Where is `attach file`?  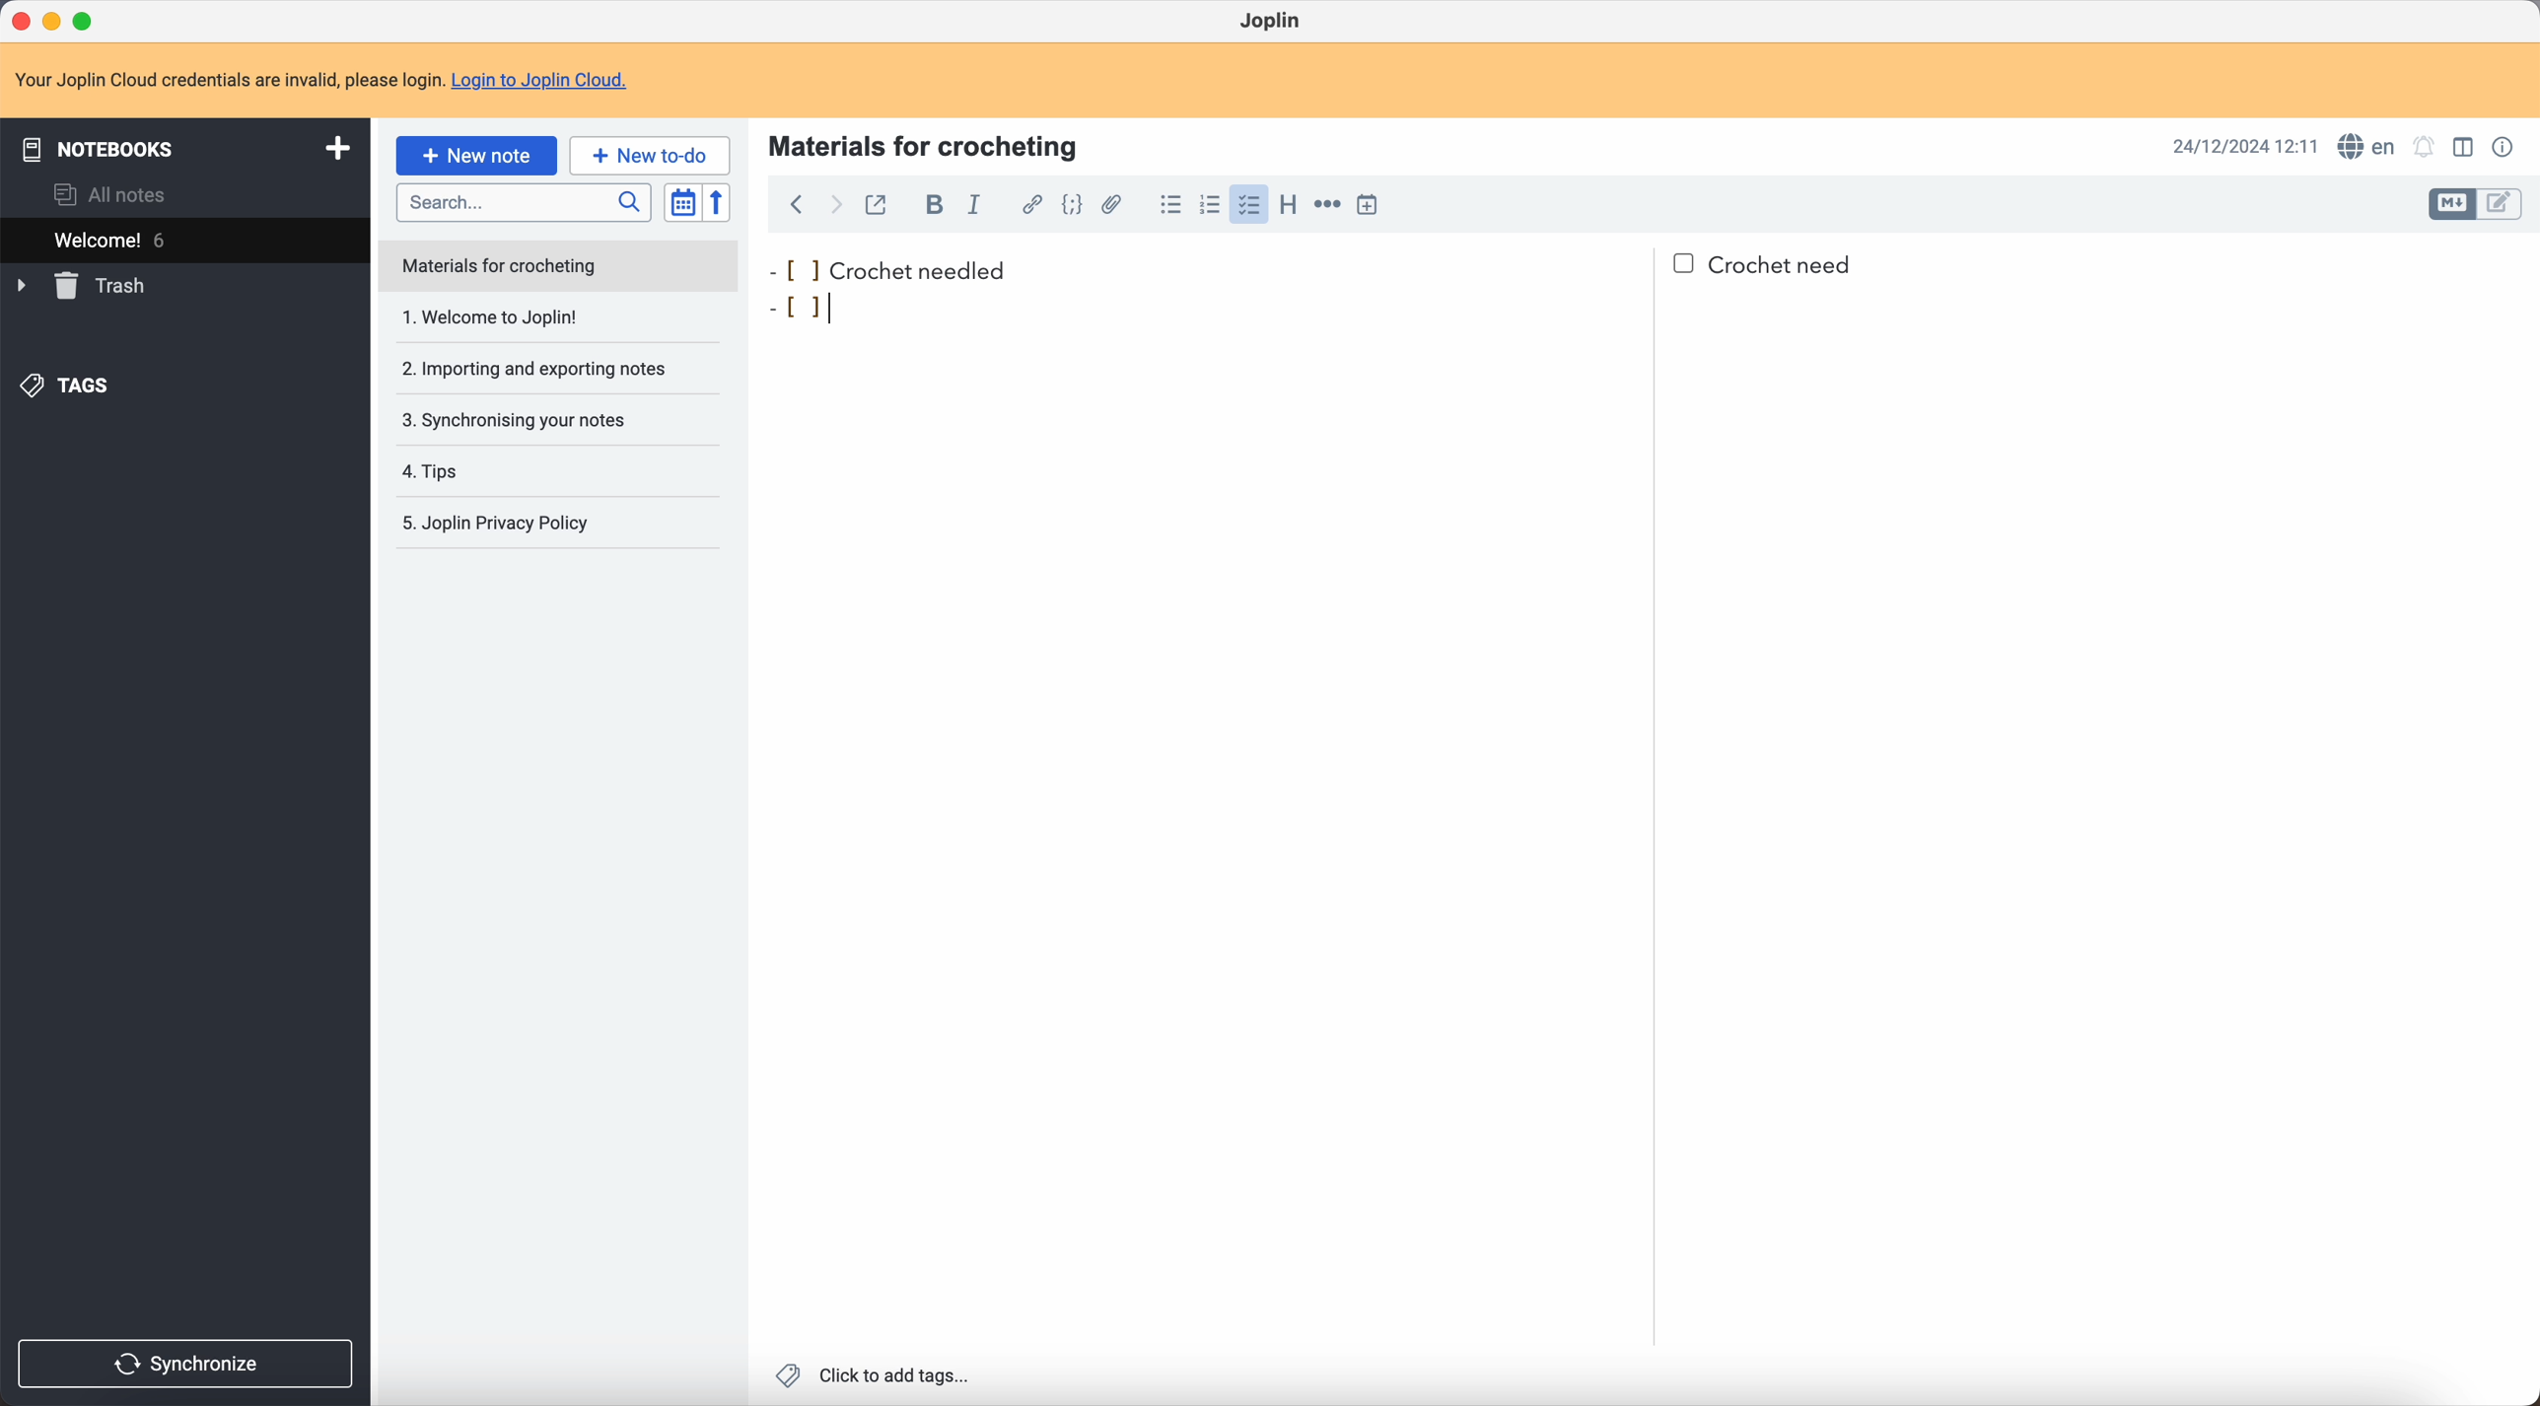 attach file is located at coordinates (1116, 205).